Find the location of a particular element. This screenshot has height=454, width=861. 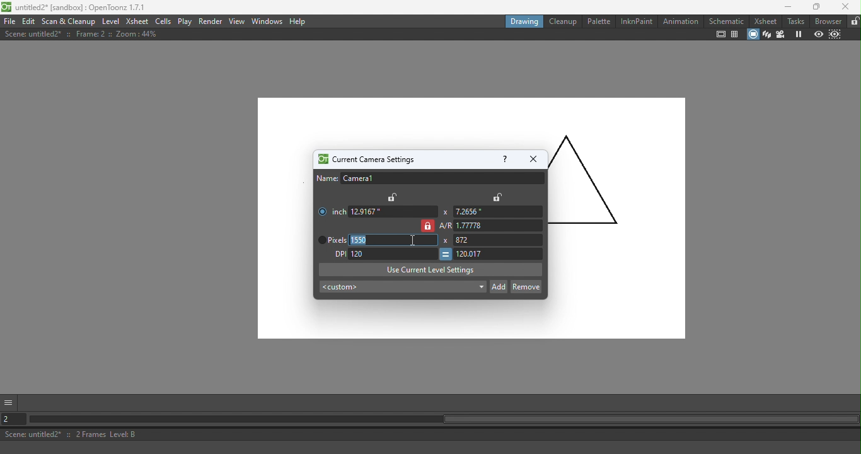

Level is located at coordinates (112, 20).